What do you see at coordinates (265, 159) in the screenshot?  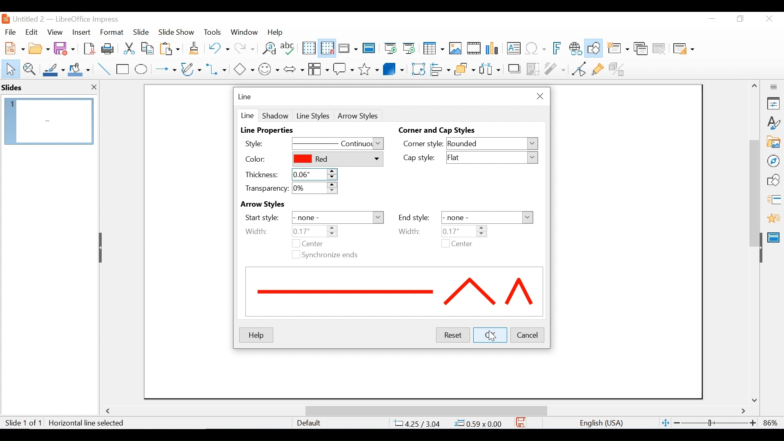 I see `Color` at bounding box center [265, 159].